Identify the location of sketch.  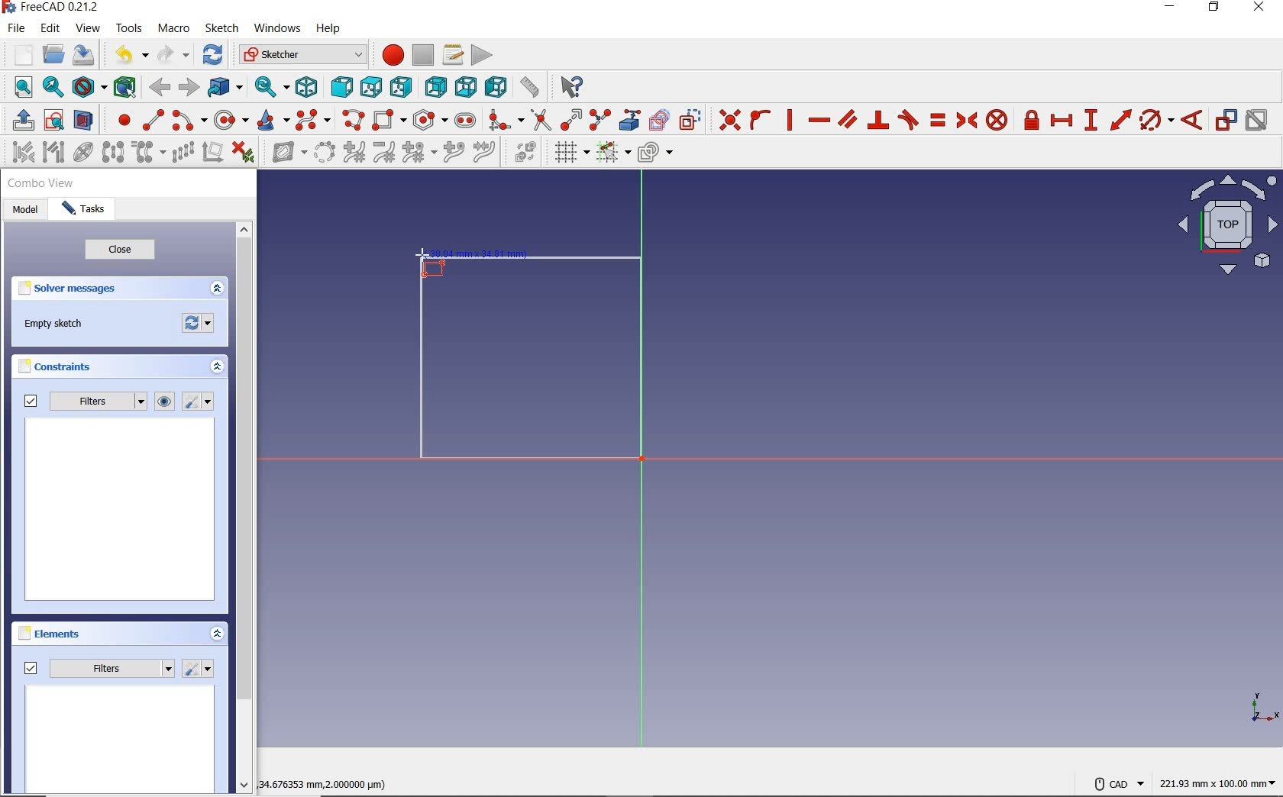
(222, 28).